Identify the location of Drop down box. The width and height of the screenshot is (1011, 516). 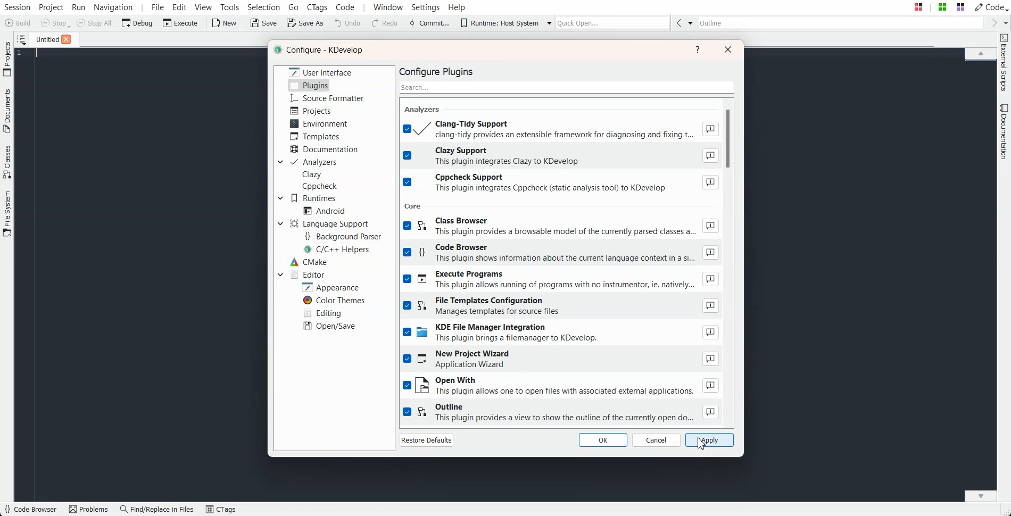
(280, 223).